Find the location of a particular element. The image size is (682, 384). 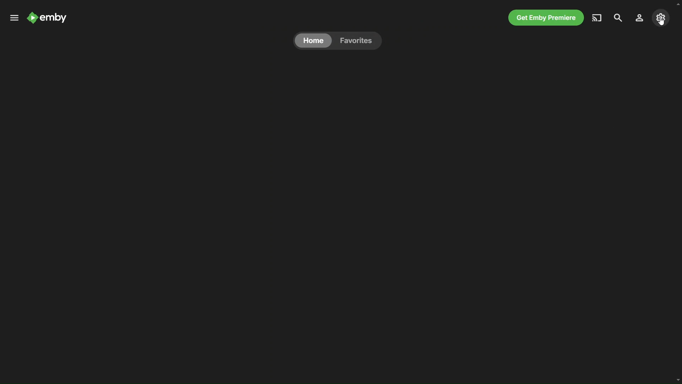

emby is located at coordinates (49, 20).